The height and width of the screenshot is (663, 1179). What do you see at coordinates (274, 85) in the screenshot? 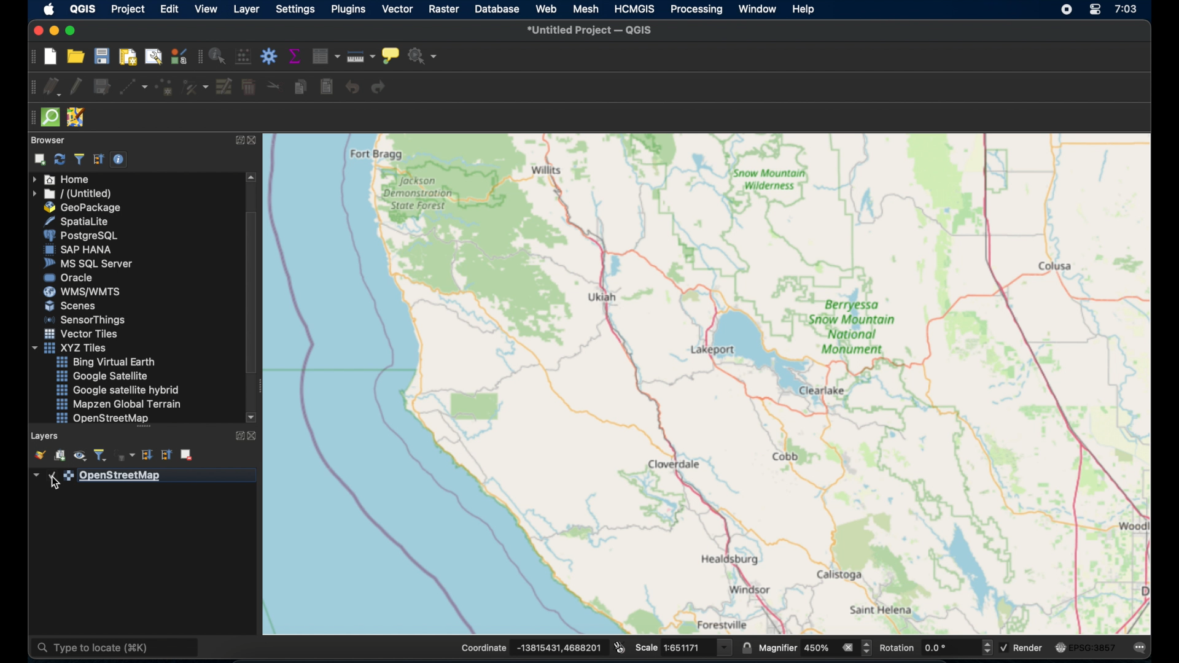
I see `cut features` at bounding box center [274, 85].